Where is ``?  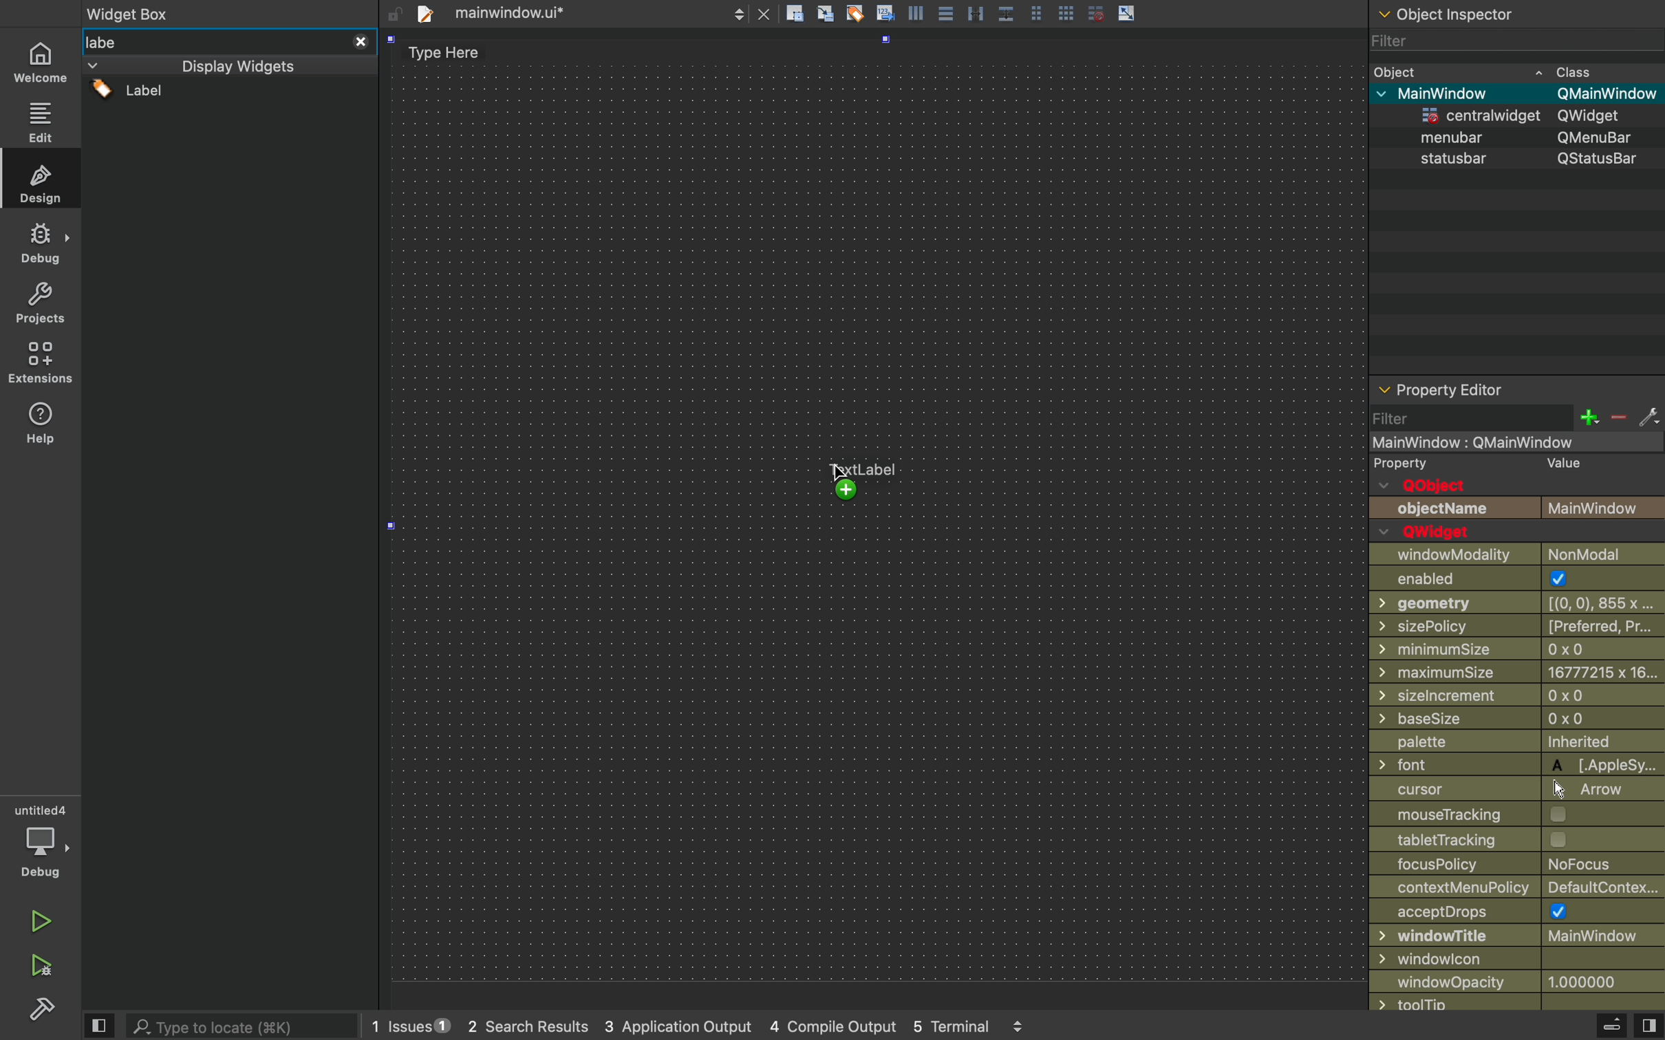
 is located at coordinates (230, 13).